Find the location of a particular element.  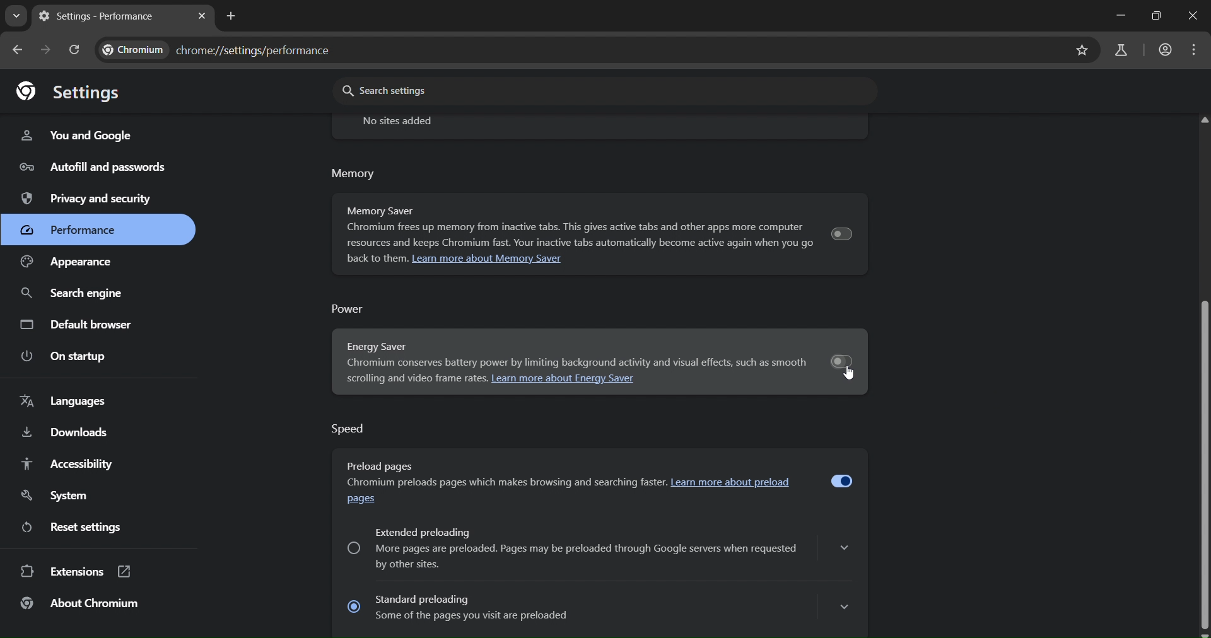

system is located at coordinates (60, 496).